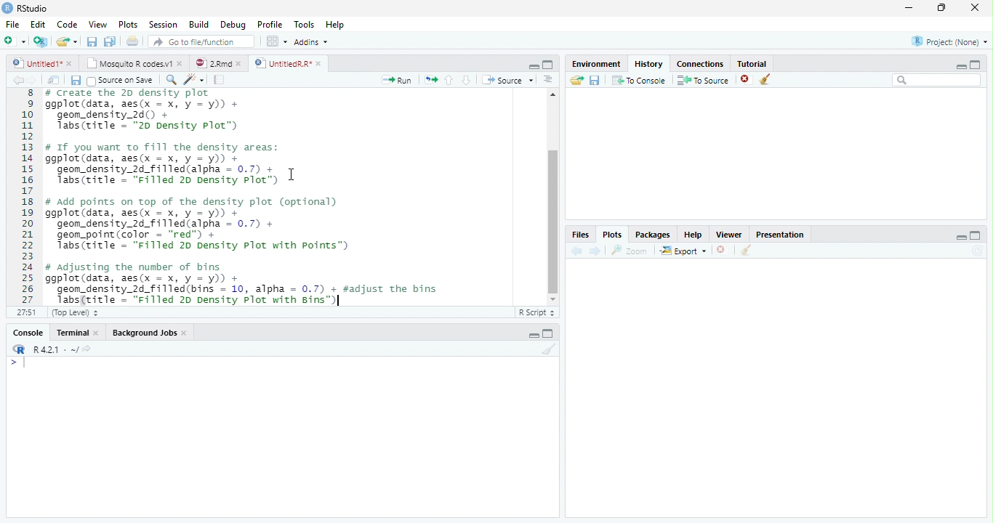 This screenshot has width=993, height=523. What do you see at coordinates (980, 251) in the screenshot?
I see `Refresh` at bounding box center [980, 251].